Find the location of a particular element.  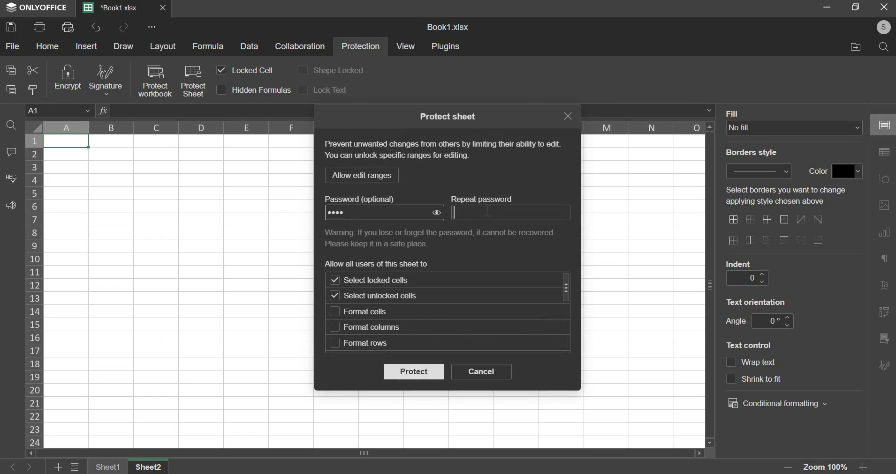

formula bar is located at coordinates (709, 110).